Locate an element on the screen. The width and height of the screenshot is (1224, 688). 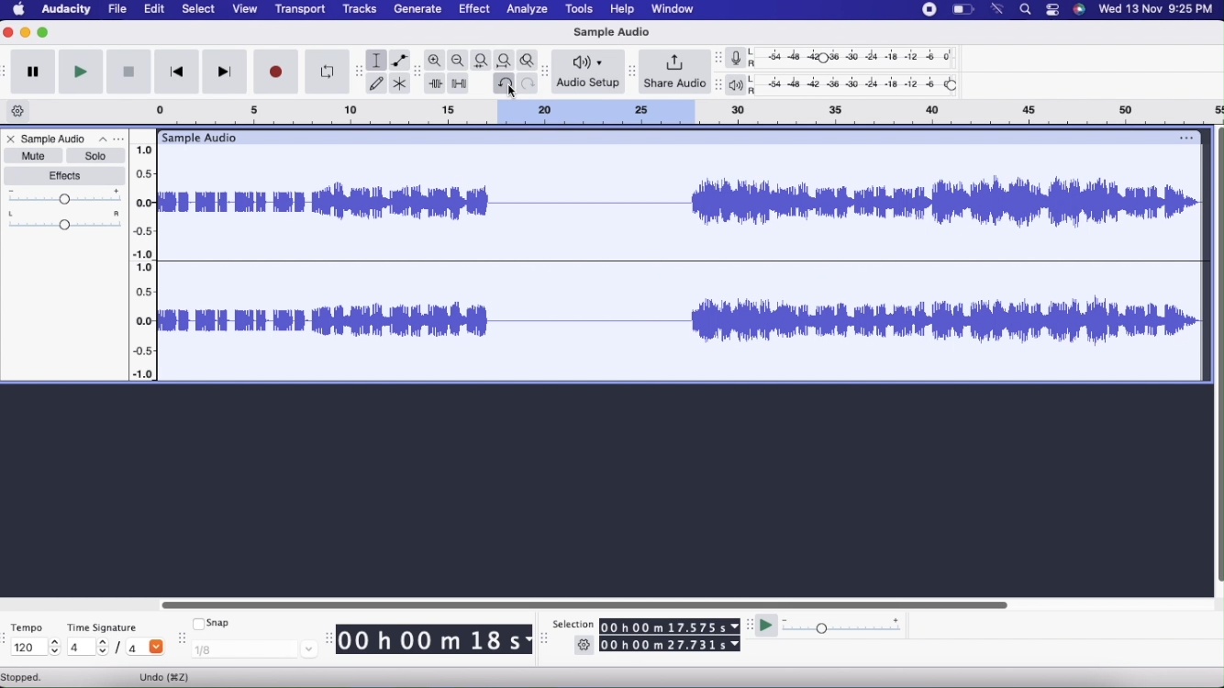
options is located at coordinates (1185, 138).